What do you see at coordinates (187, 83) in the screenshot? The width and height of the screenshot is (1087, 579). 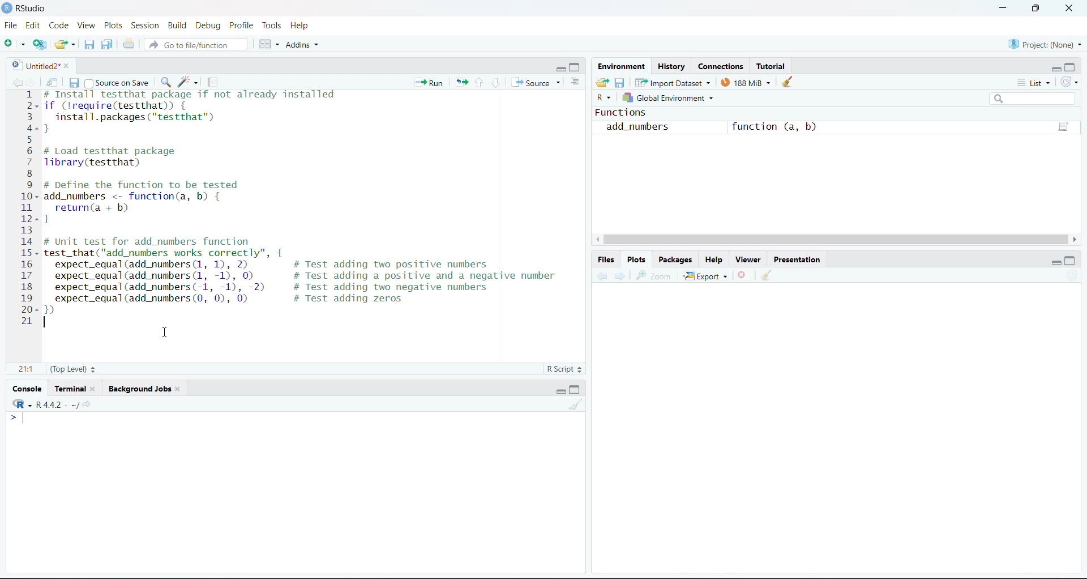 I see `code tools` at bounding box center [187, 83].